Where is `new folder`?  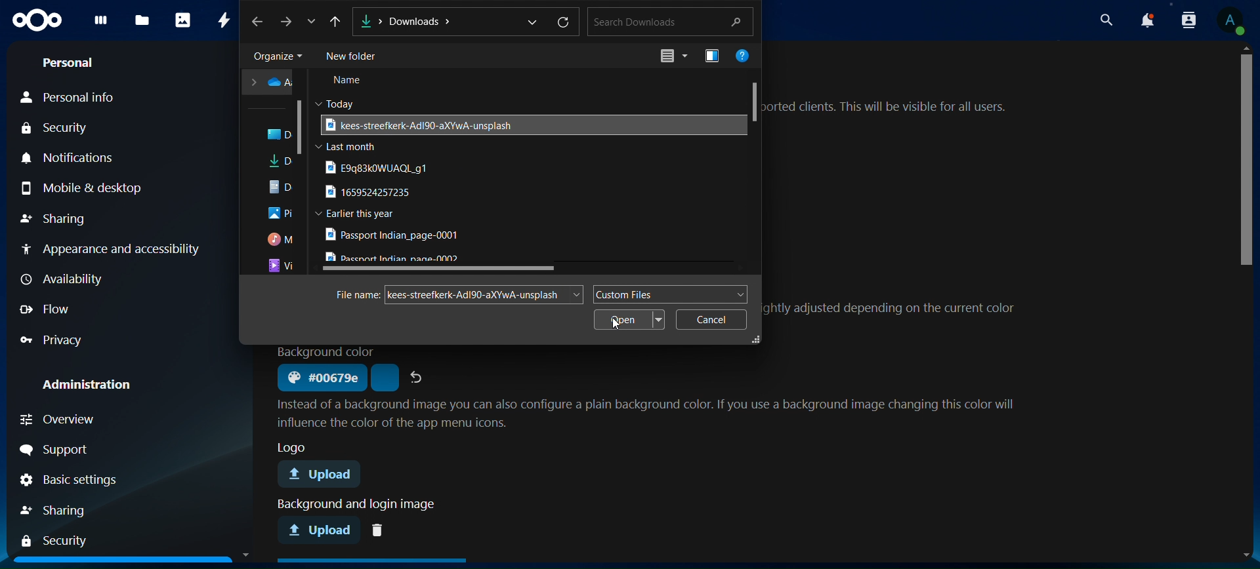
new folder is located at coordinates (356, 56).